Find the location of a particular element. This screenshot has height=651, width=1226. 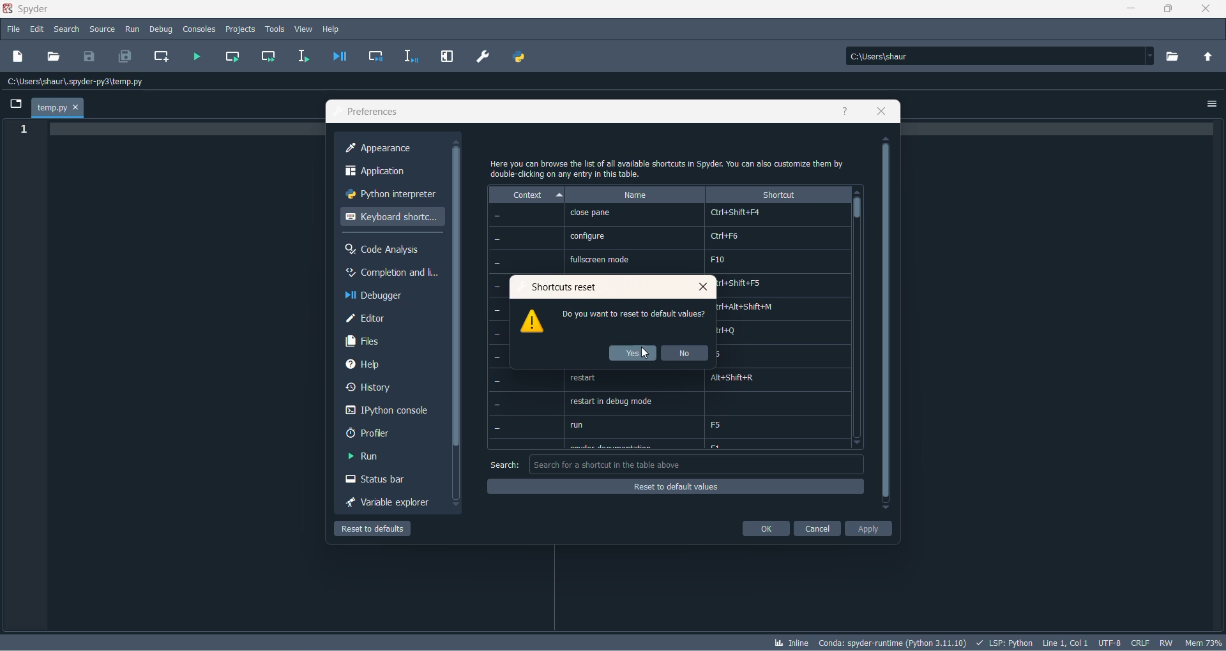

line and column number is located at coordinates (1066, 641).